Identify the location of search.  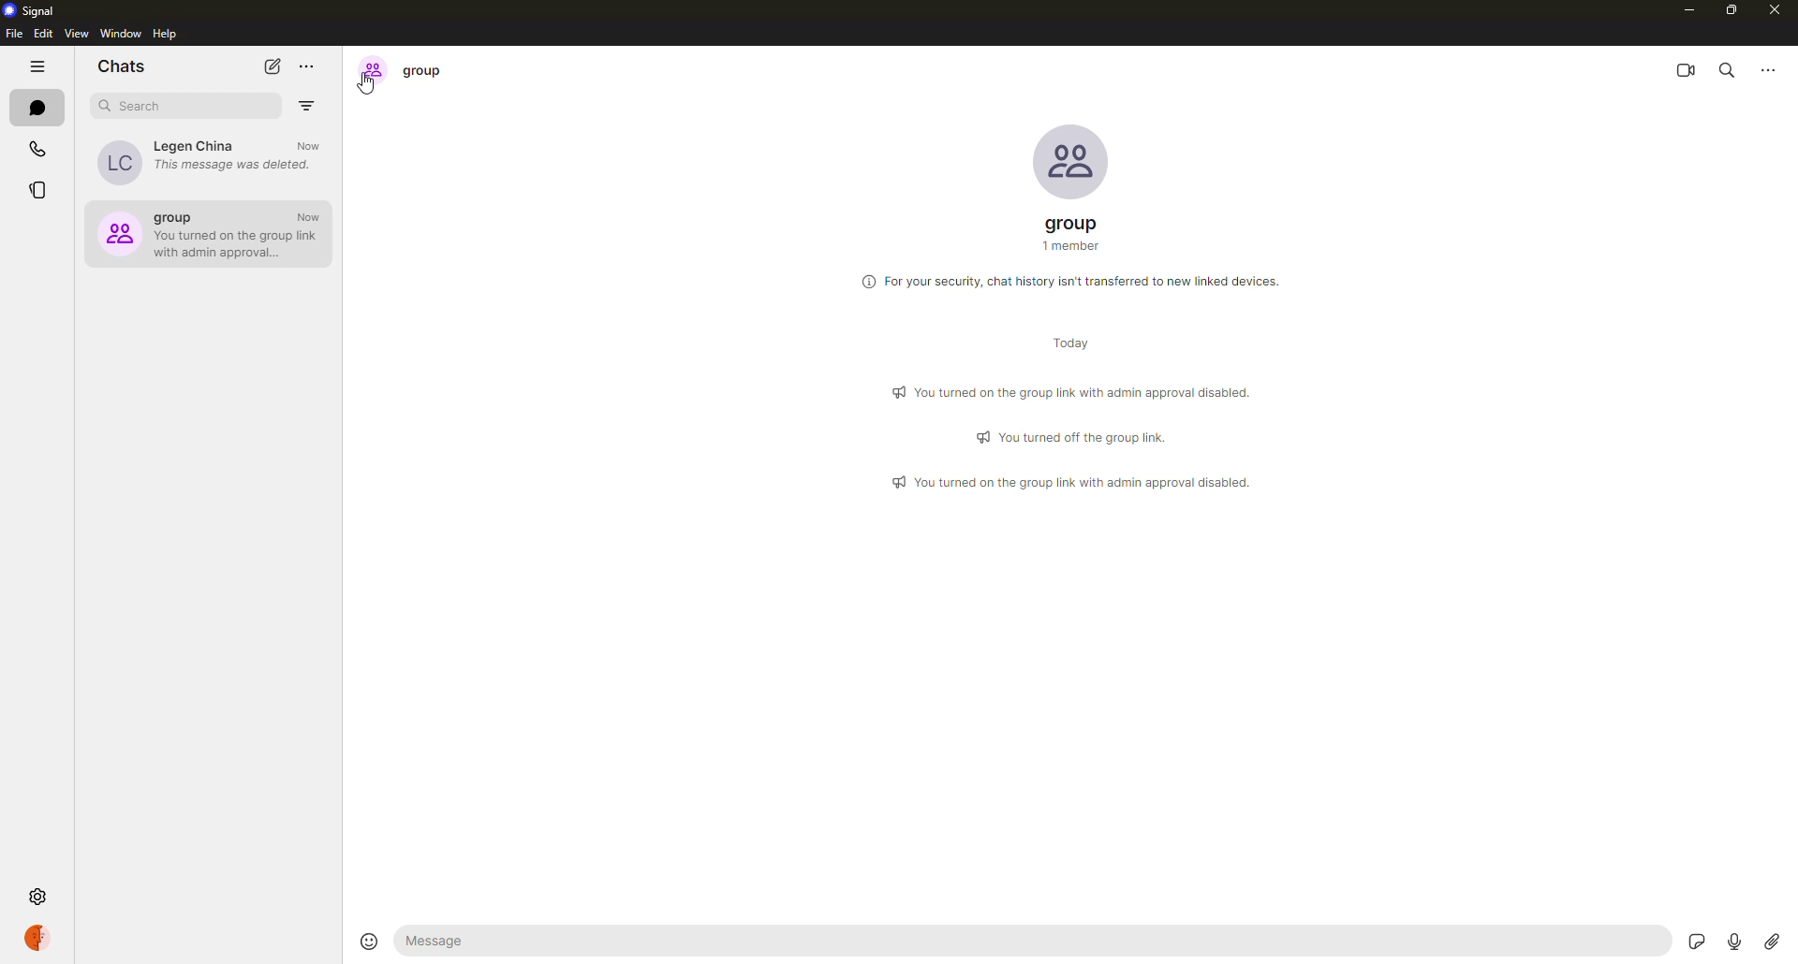
(139, 106).